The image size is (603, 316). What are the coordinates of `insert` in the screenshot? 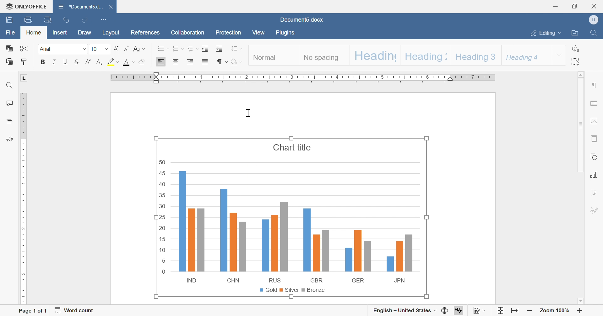 It's located at (60, 32).